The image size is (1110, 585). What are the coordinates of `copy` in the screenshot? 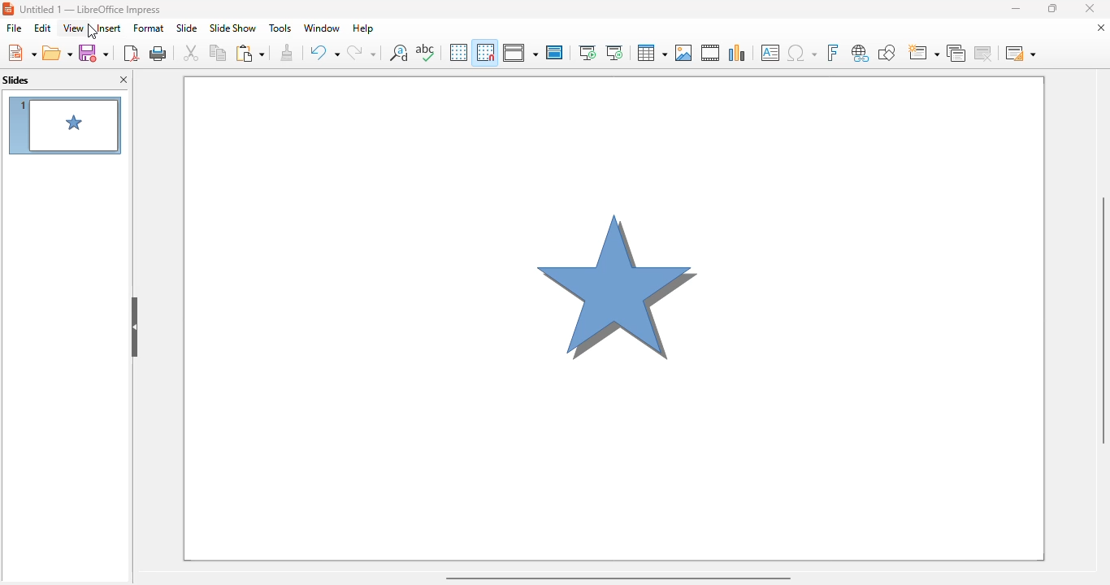 It's located at (218, 52).